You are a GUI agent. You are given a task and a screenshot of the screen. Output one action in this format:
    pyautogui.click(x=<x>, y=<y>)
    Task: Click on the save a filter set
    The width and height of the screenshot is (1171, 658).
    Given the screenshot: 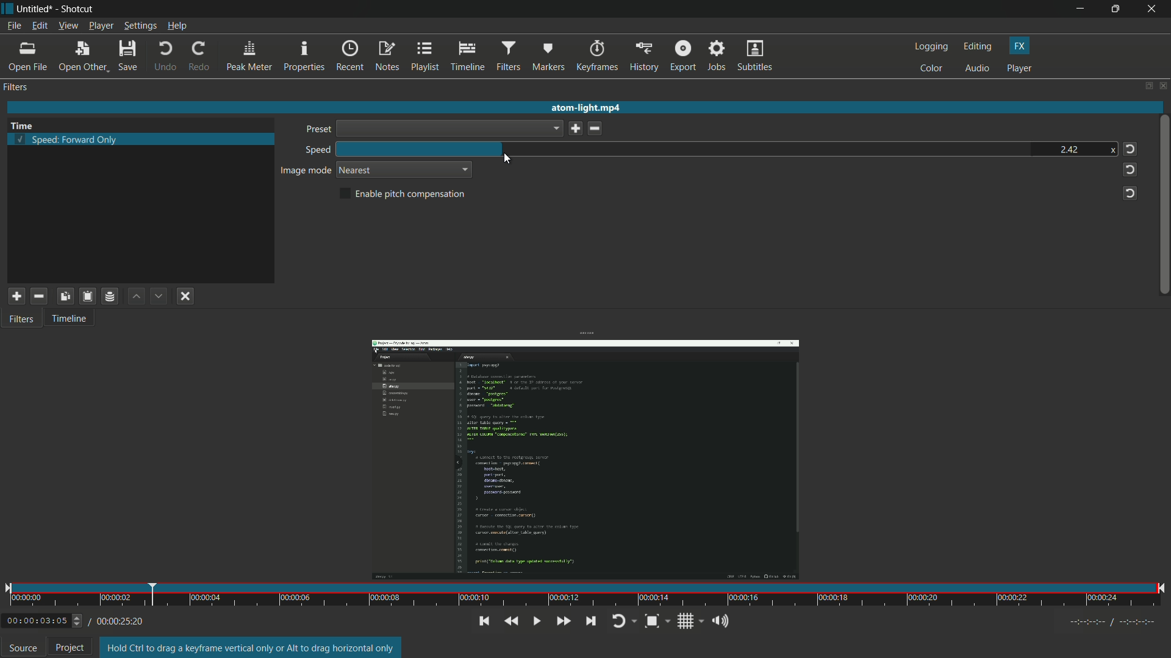 What is the action you would take?
    pyautogui.click(x=109, y=296)
    